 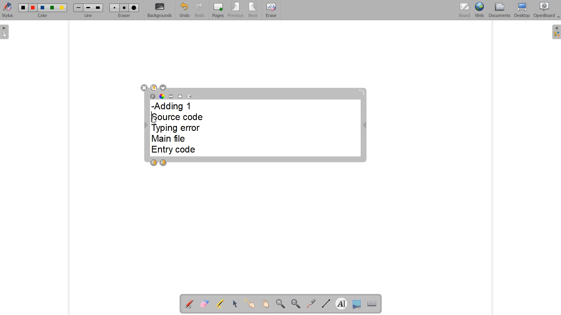 I want to click on Select font, so click(x=153, y=96).